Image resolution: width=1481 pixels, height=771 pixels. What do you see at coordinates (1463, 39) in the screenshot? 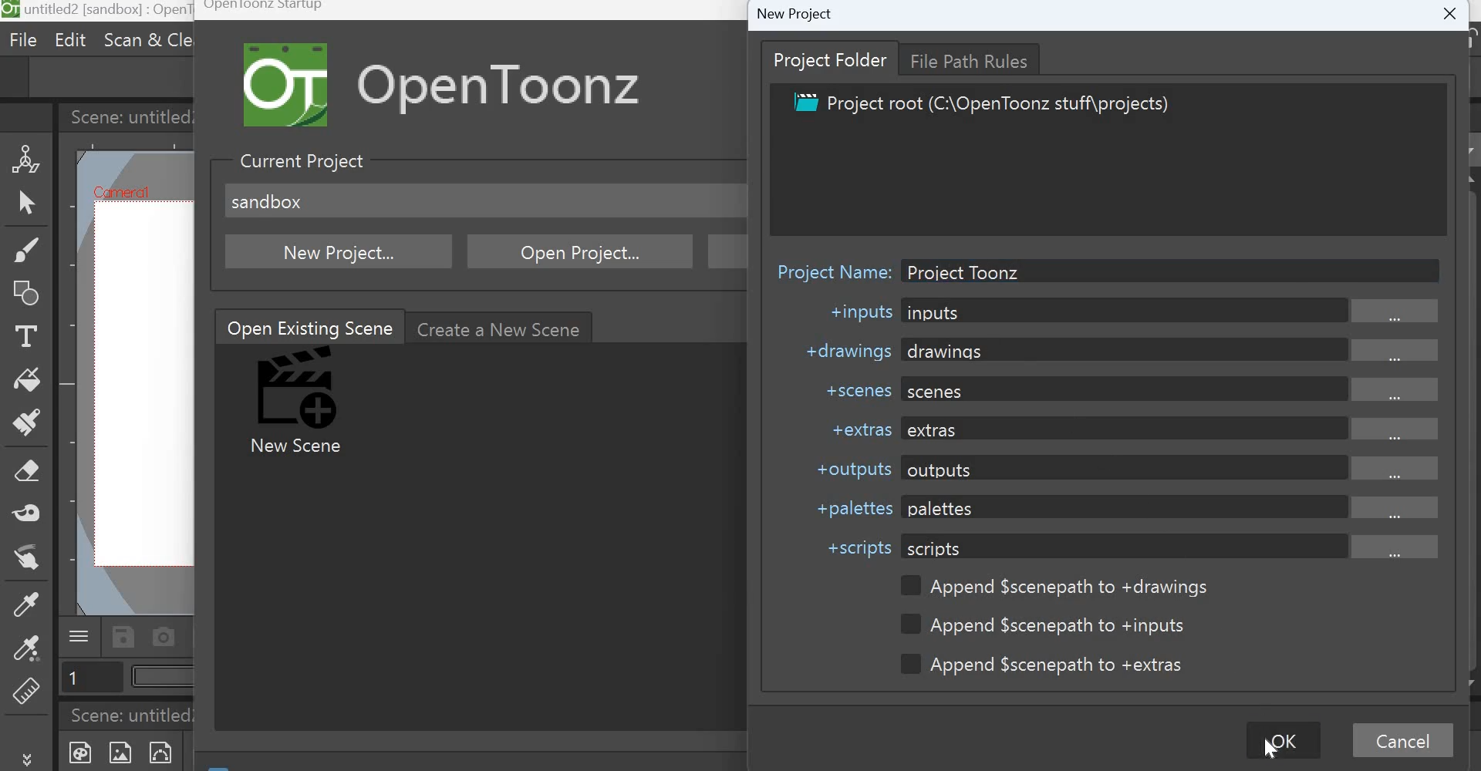
I see `Lock` at bounding box center [1463, 39].